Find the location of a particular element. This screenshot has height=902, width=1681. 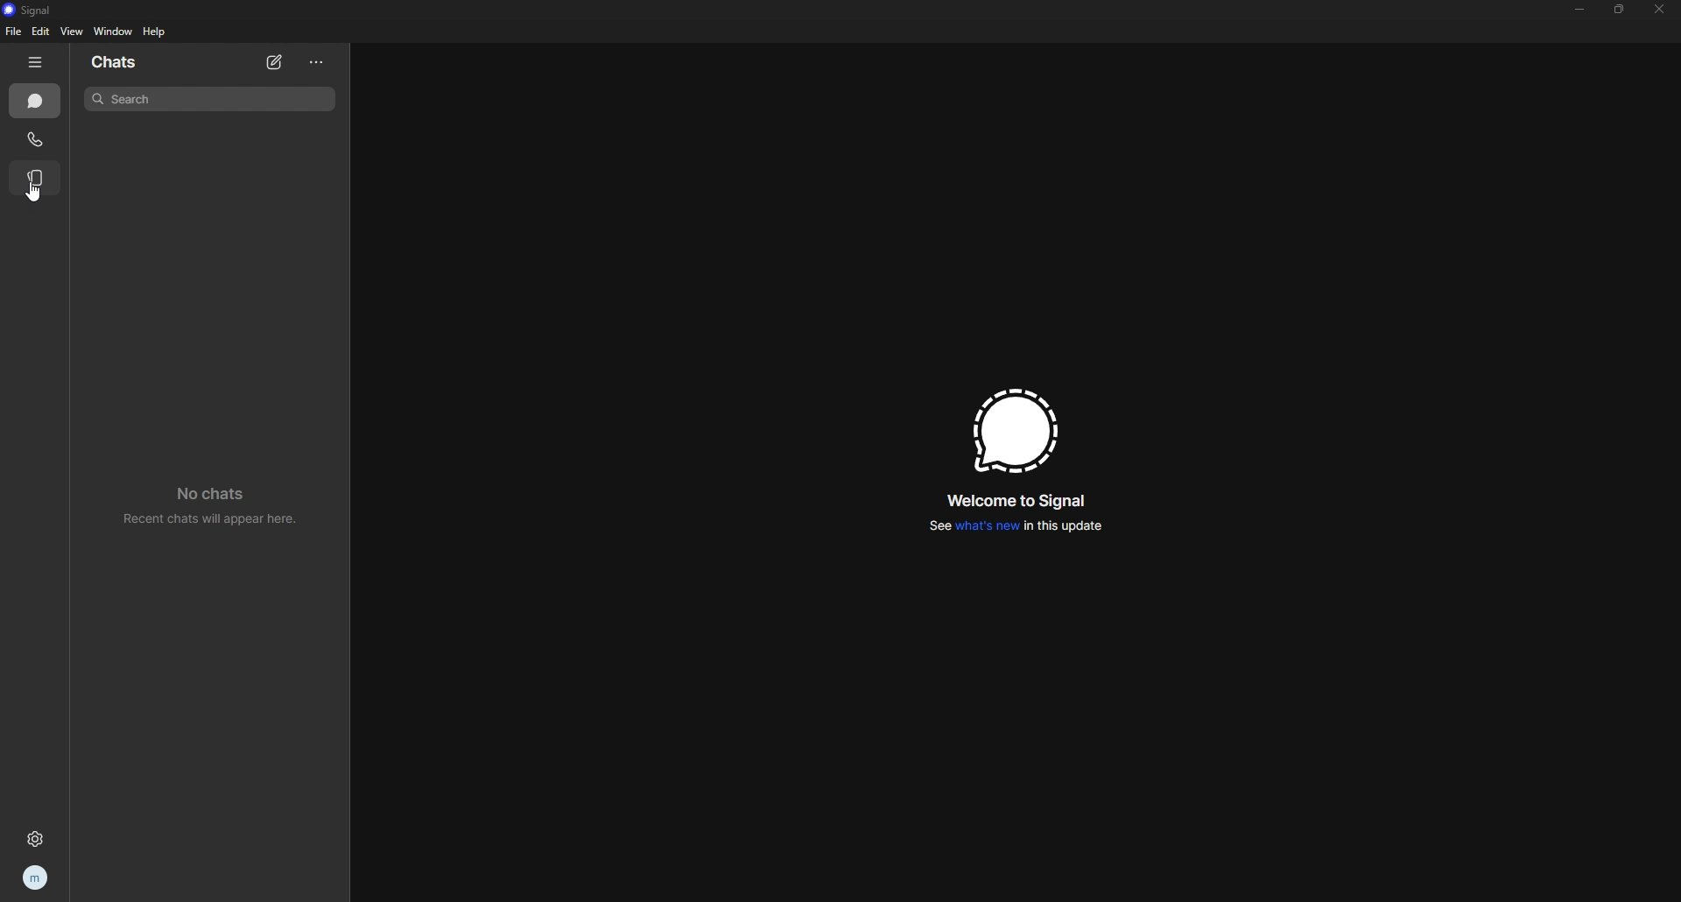

edit is located at coordinates (40, 32).